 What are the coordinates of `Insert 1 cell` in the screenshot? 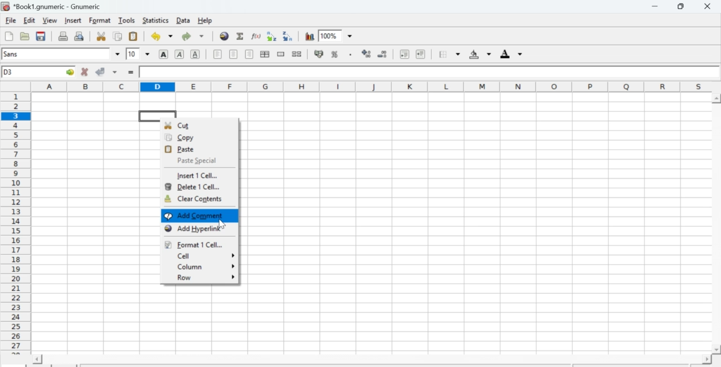 It's located at (199, 176).